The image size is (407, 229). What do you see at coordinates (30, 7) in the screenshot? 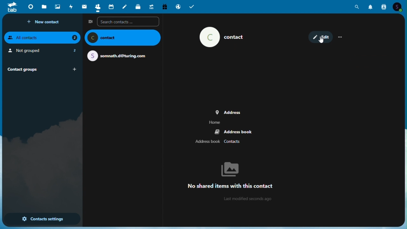
I see `Dashboard` at bounding box center [30, 7].